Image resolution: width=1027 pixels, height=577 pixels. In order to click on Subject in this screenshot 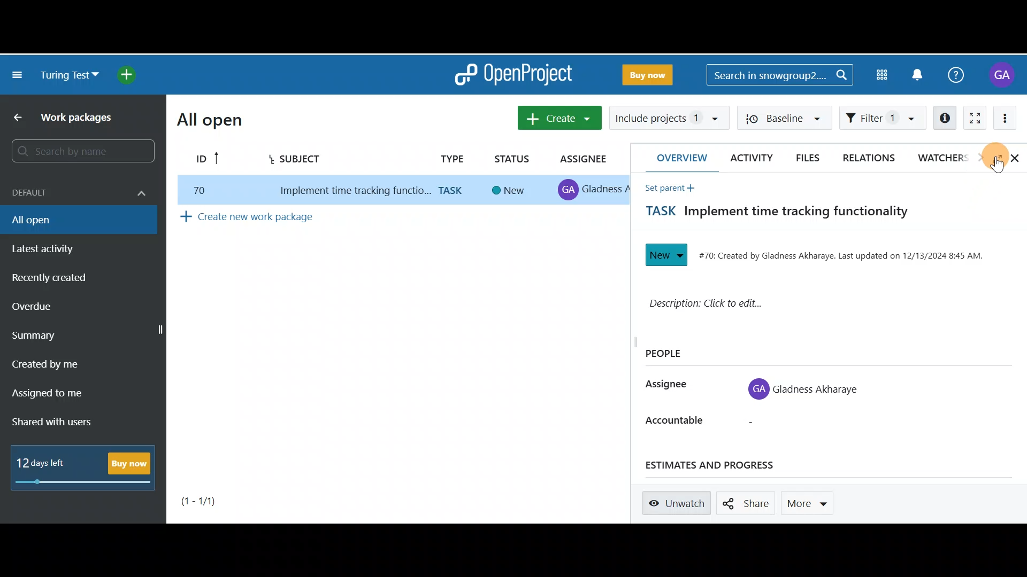, I will do `click(316, 161)`.